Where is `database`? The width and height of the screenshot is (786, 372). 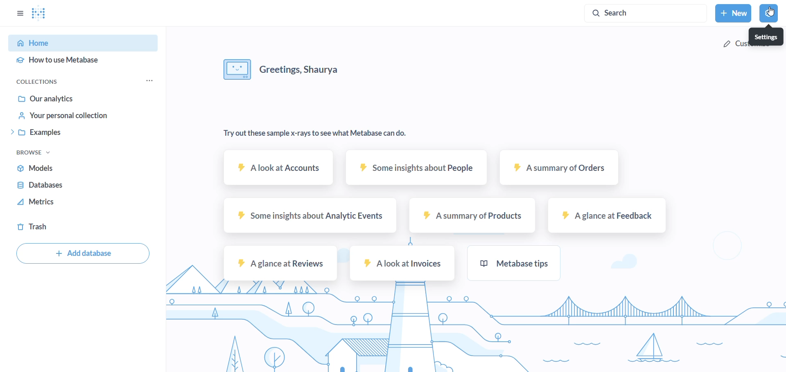
database is located at coordinates (45, 185).